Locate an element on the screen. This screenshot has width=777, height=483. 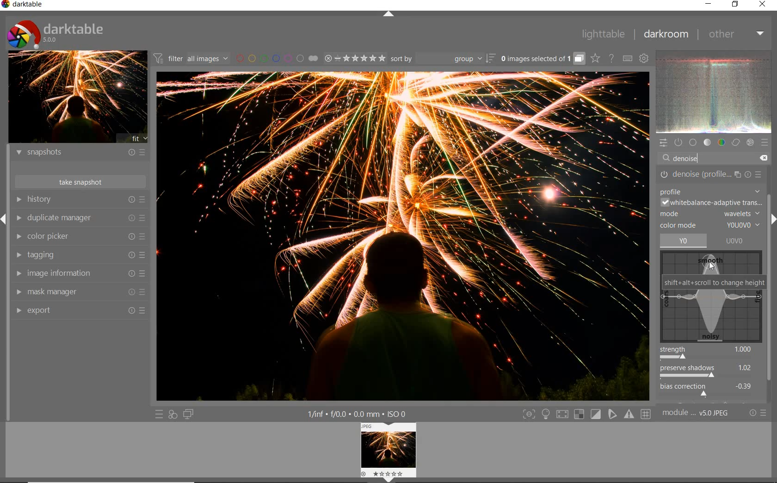
history is located at coordinates (81, 200).